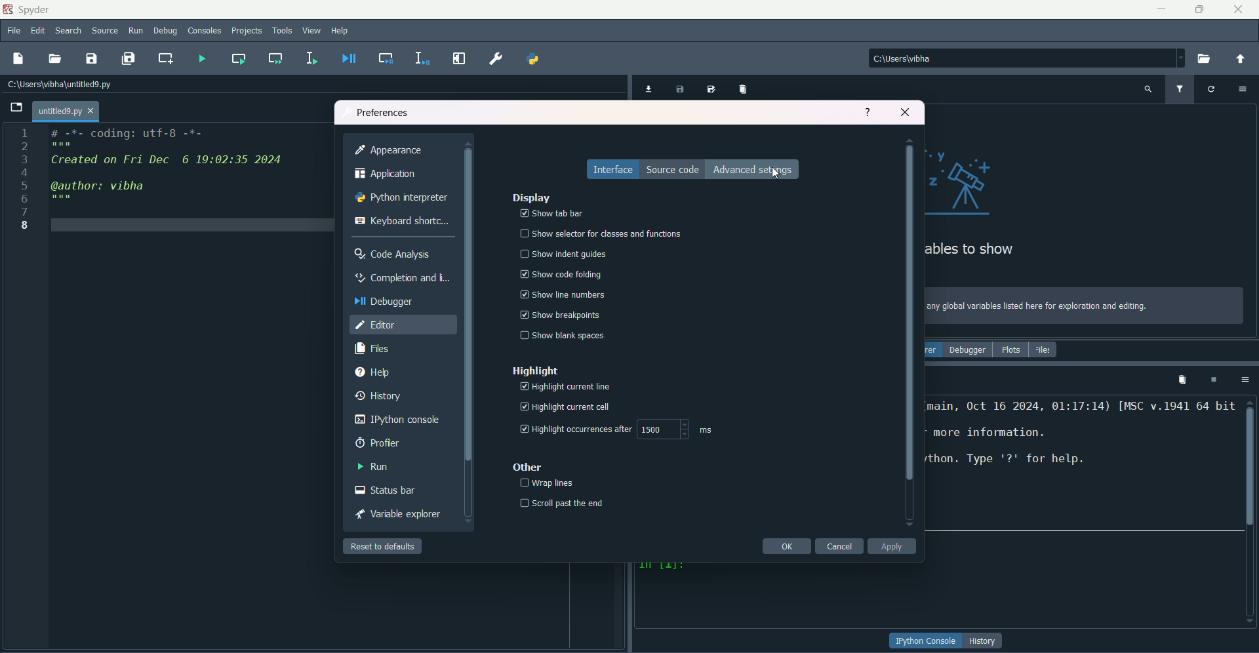 Image resolution: width=1259 pixels, height=653 pixels. I want to click on run, so click(375, 467).